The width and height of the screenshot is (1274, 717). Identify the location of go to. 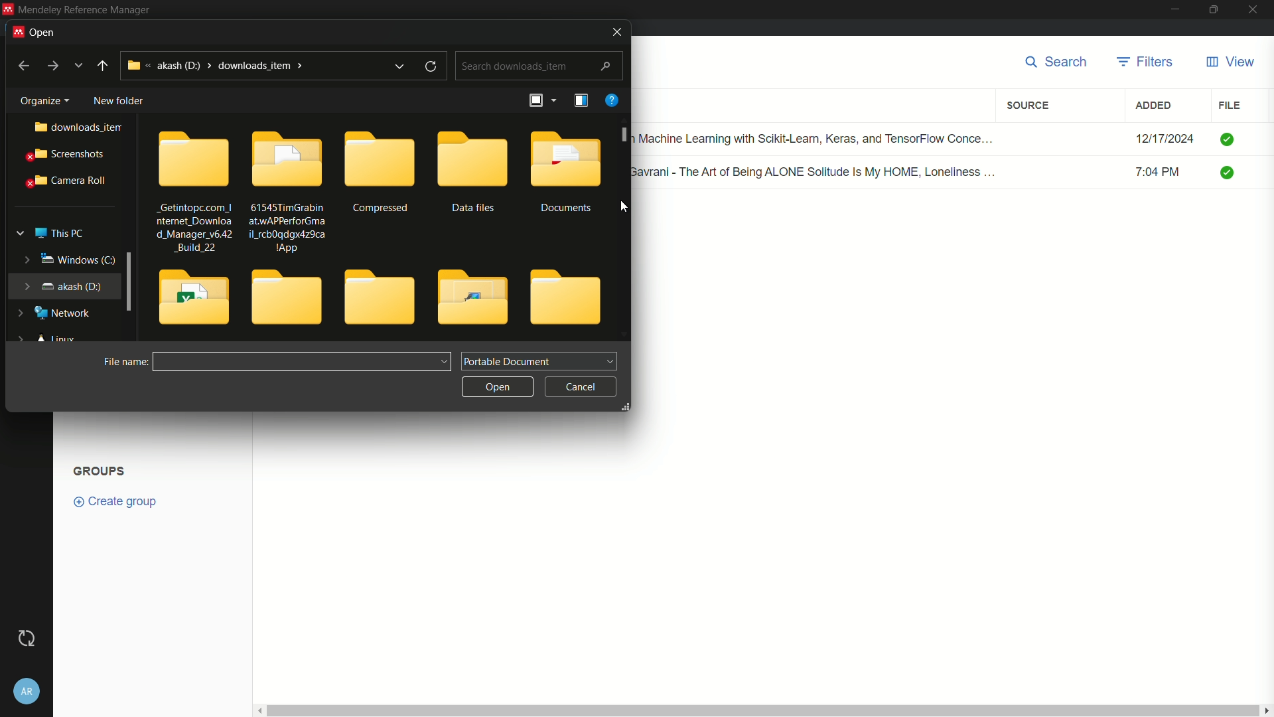
(52, 66).